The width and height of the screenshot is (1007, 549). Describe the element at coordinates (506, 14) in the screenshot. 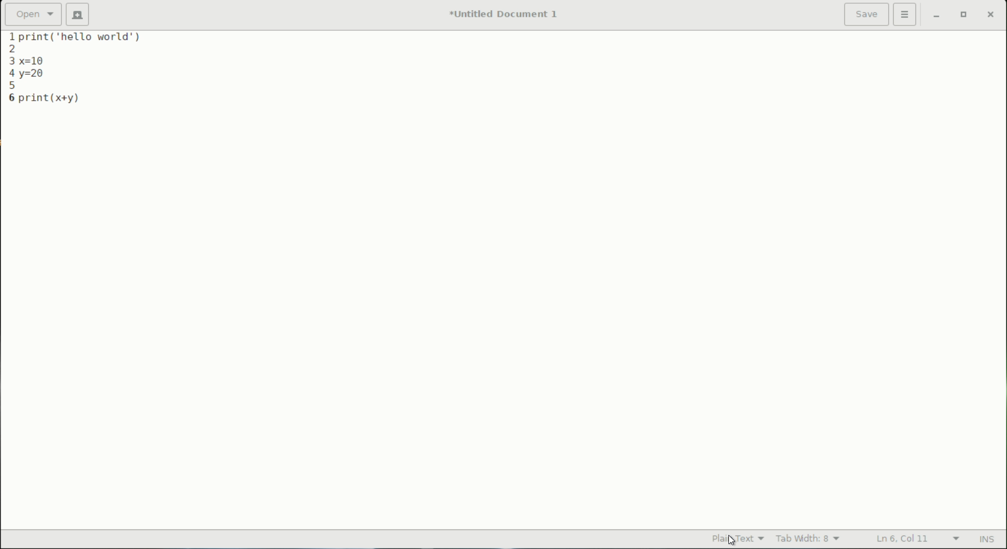

I see `file name` at that location.